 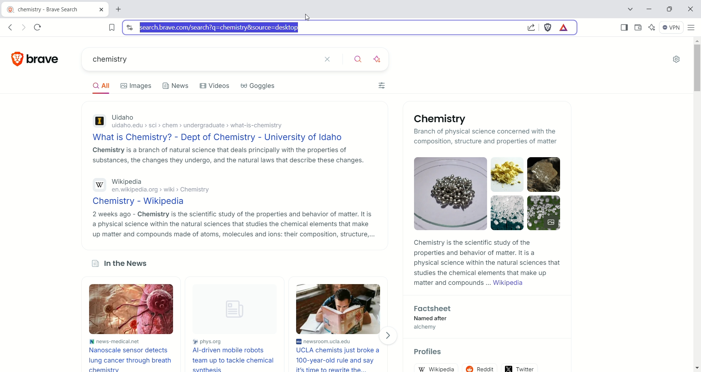 I want to click on go back, so click(x=11, y=27).